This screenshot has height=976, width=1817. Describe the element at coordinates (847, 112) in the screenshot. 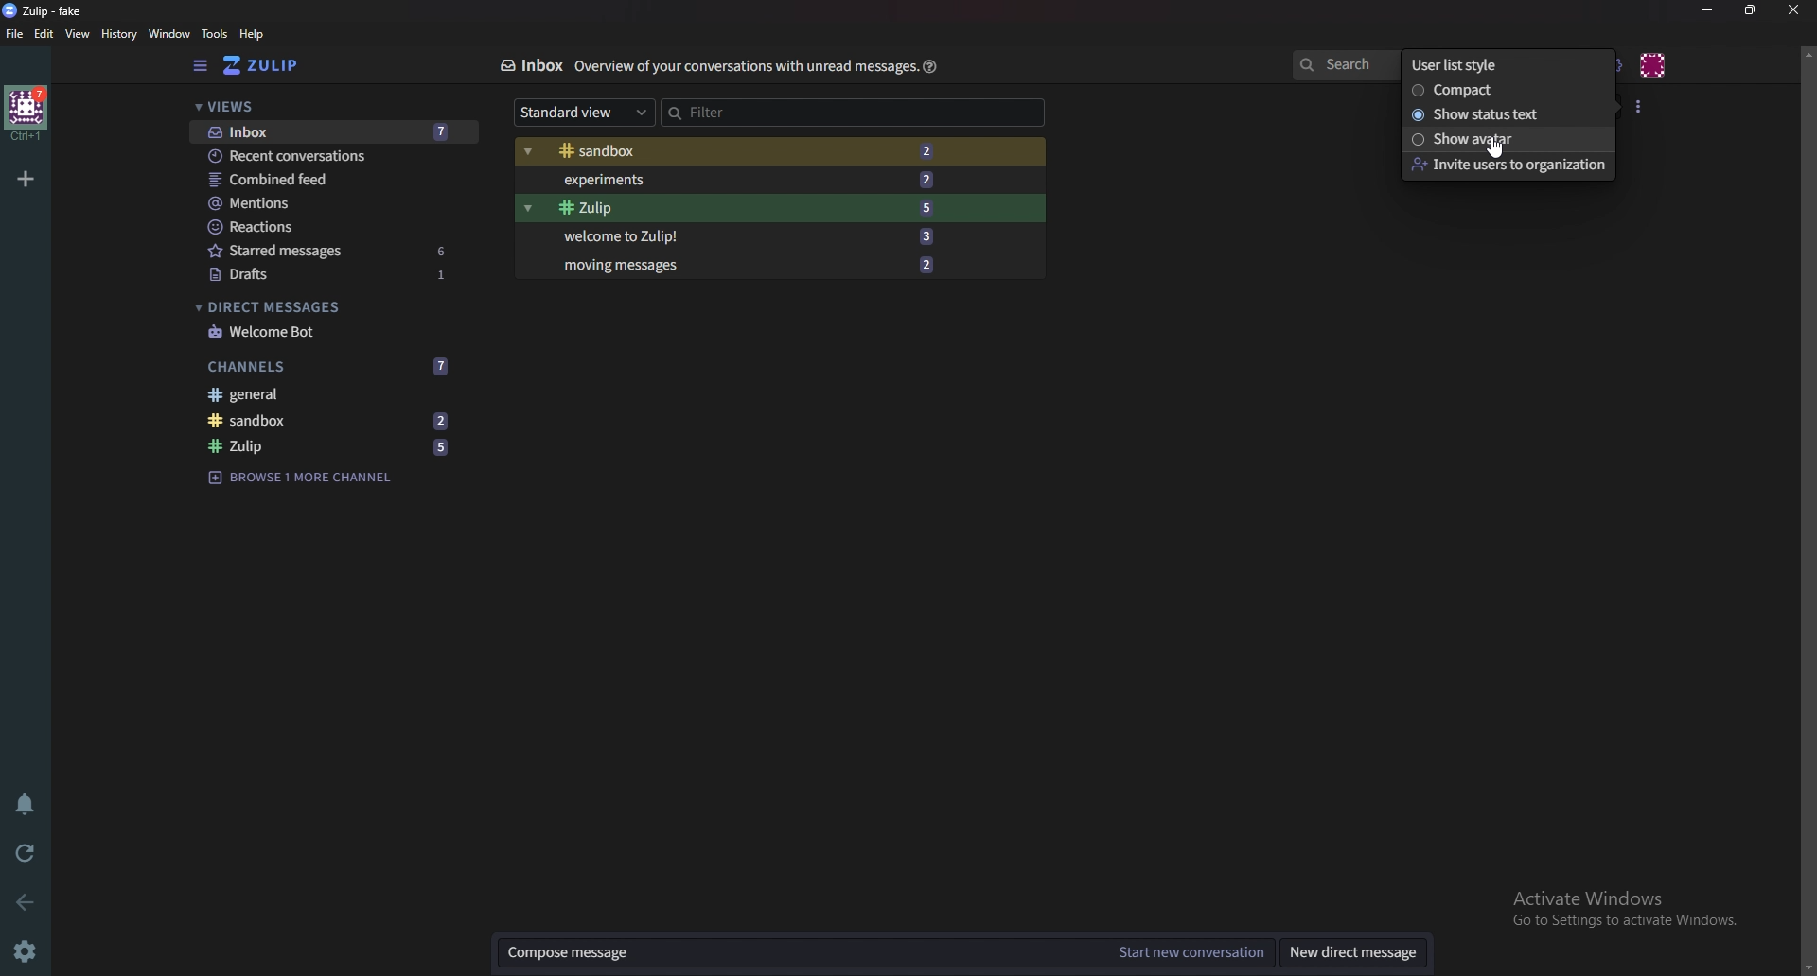

I see `Filter` at that location.